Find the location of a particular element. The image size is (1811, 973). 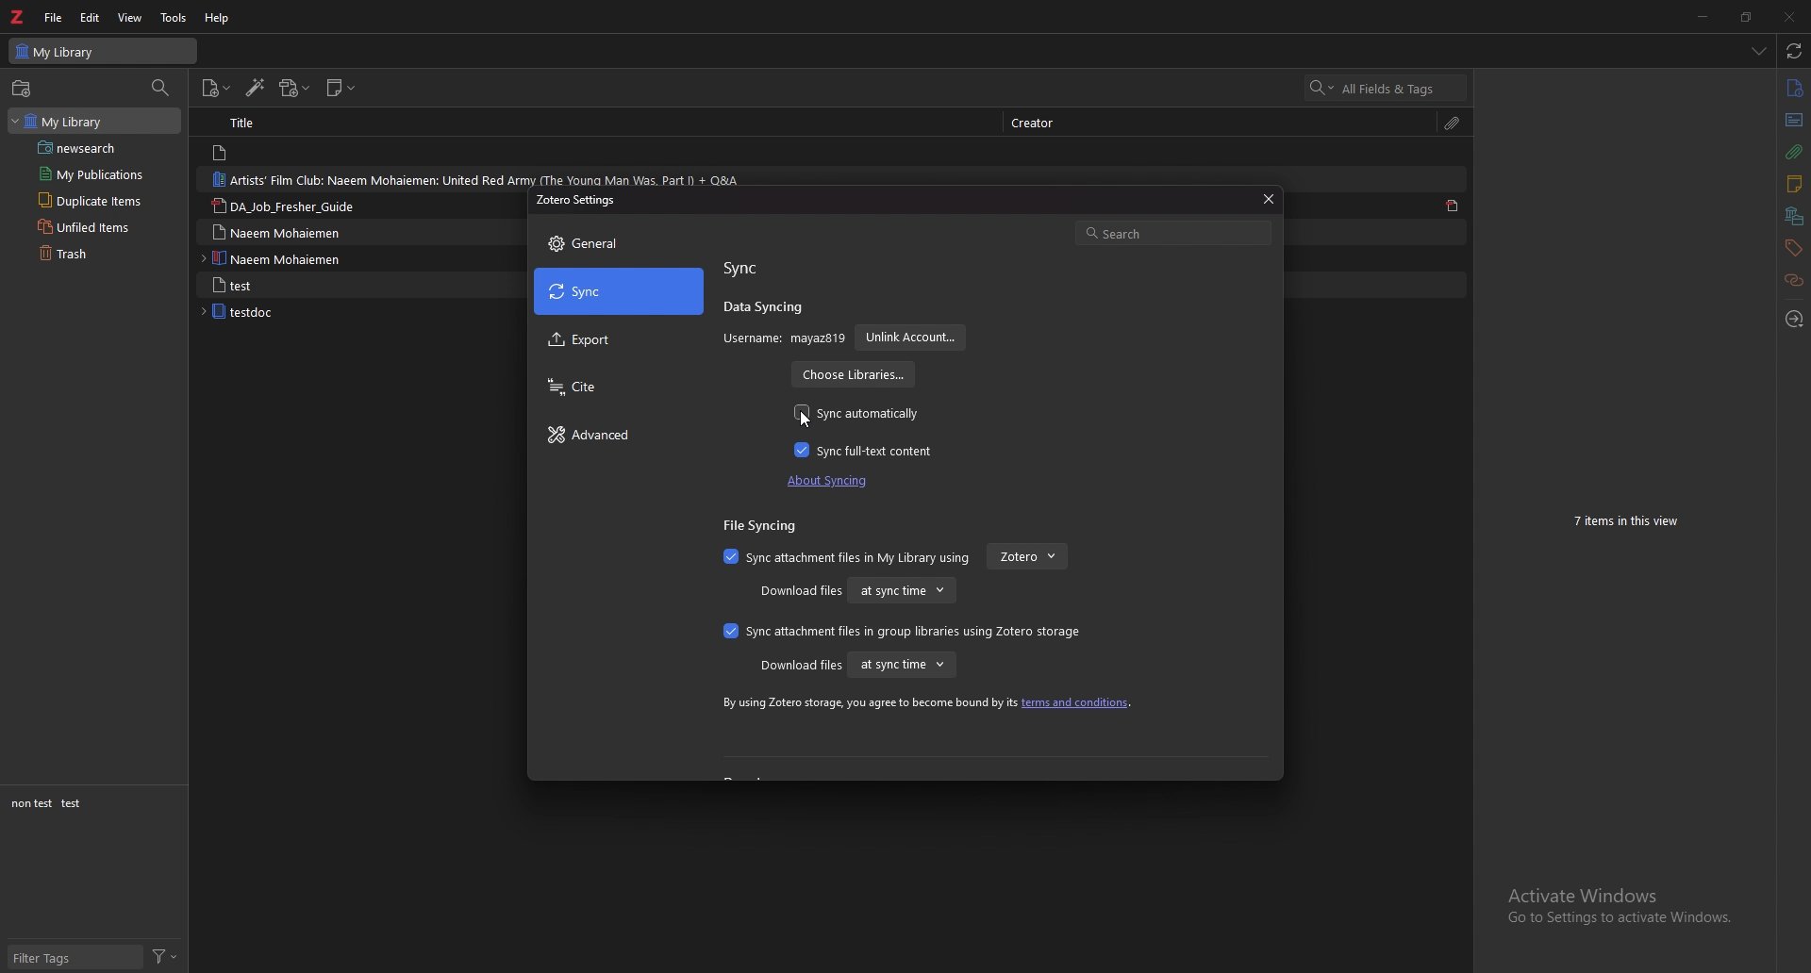

terms and conditions is located at coordinates (1077, 703).